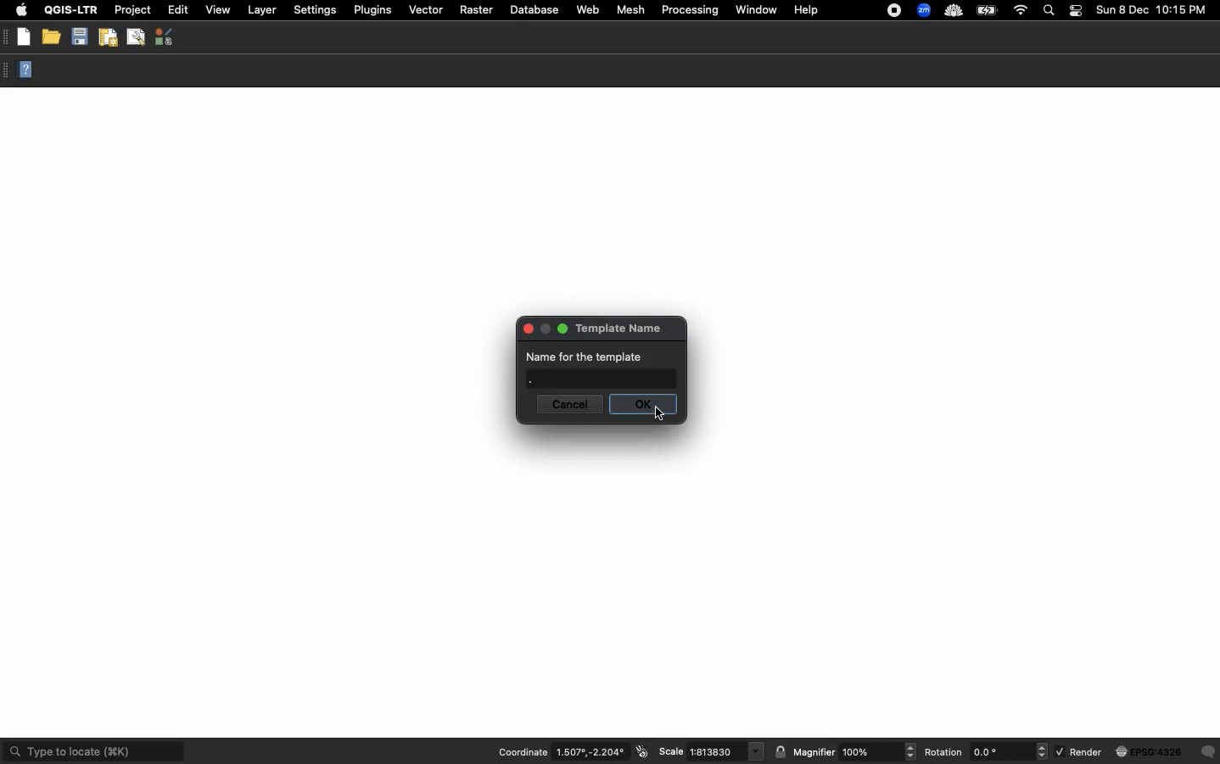  I want to click on cursor, so click(660, 417).